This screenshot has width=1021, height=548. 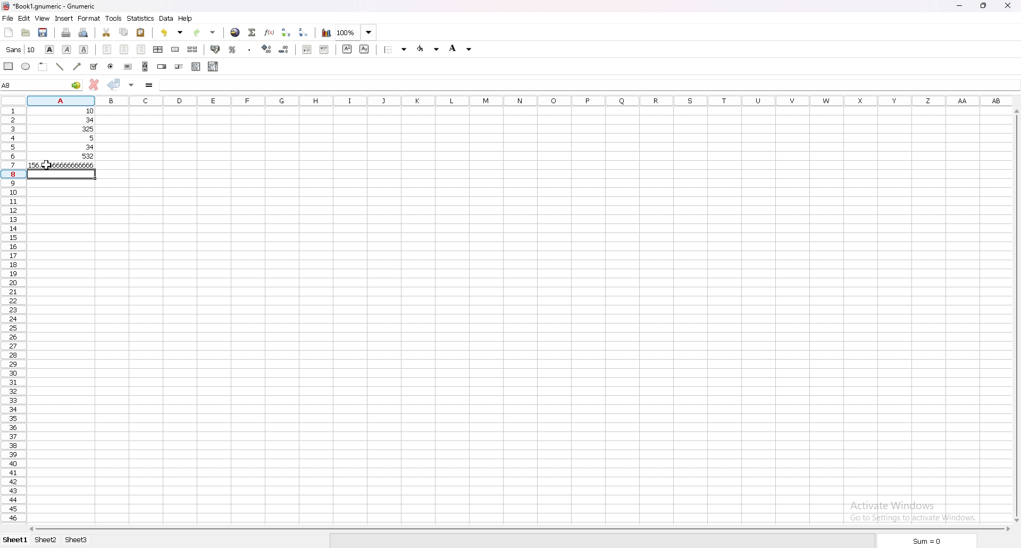 I want to click on gnumeric logo, so click(x=6, y=6).